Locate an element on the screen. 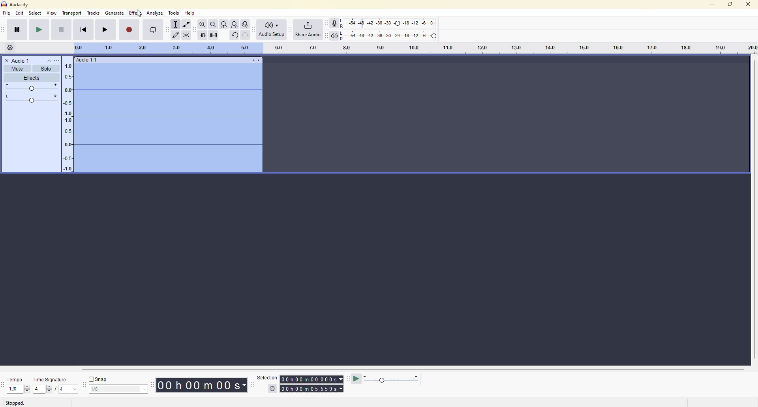 This screenshot has width=758, height=407. settings is located at coordinates (273, 388).